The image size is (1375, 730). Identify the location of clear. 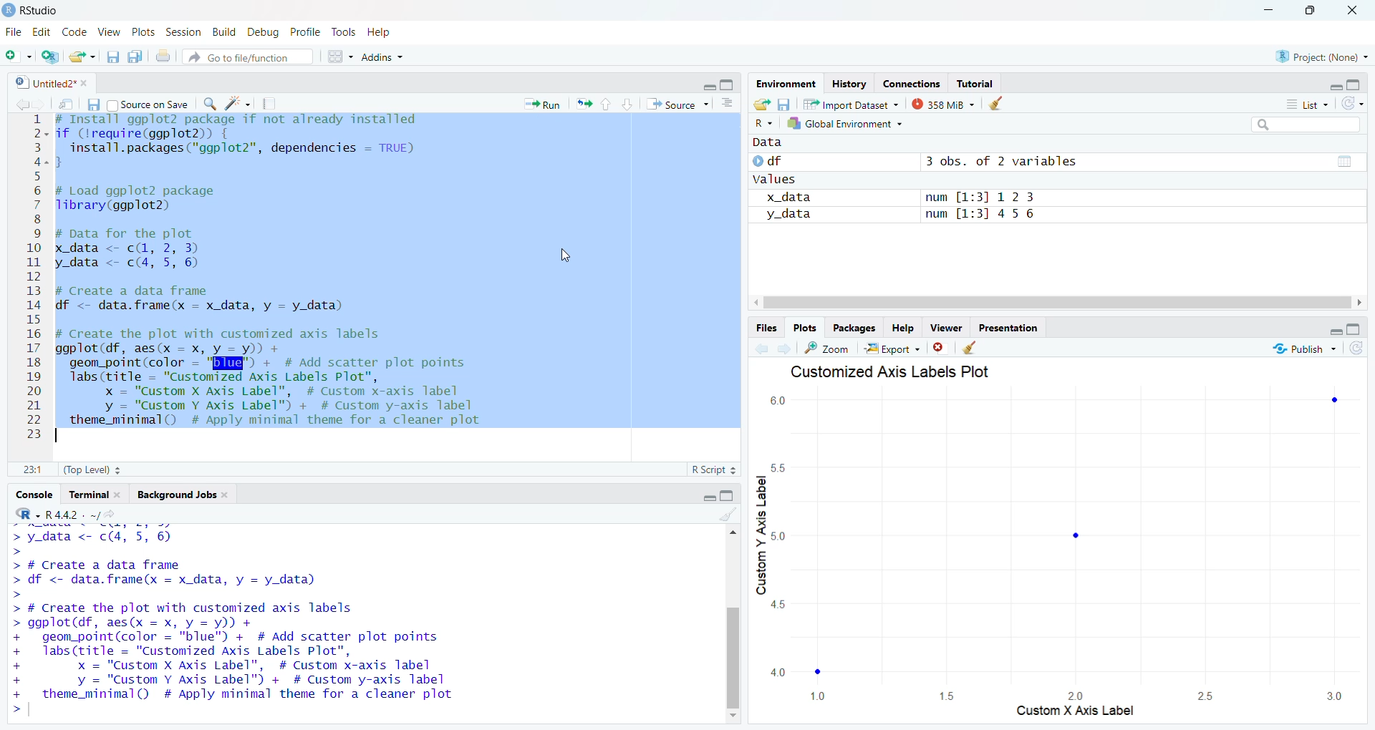
(973, 350).